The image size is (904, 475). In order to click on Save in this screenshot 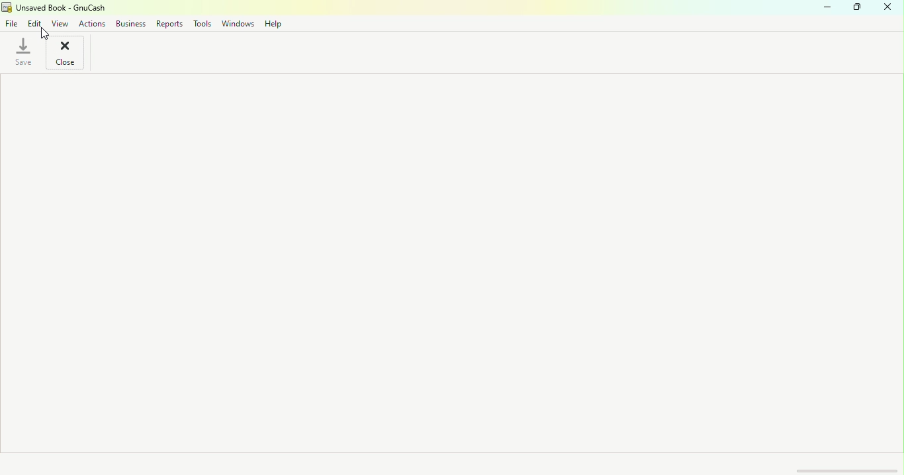, I will do `click(22, 53)`.